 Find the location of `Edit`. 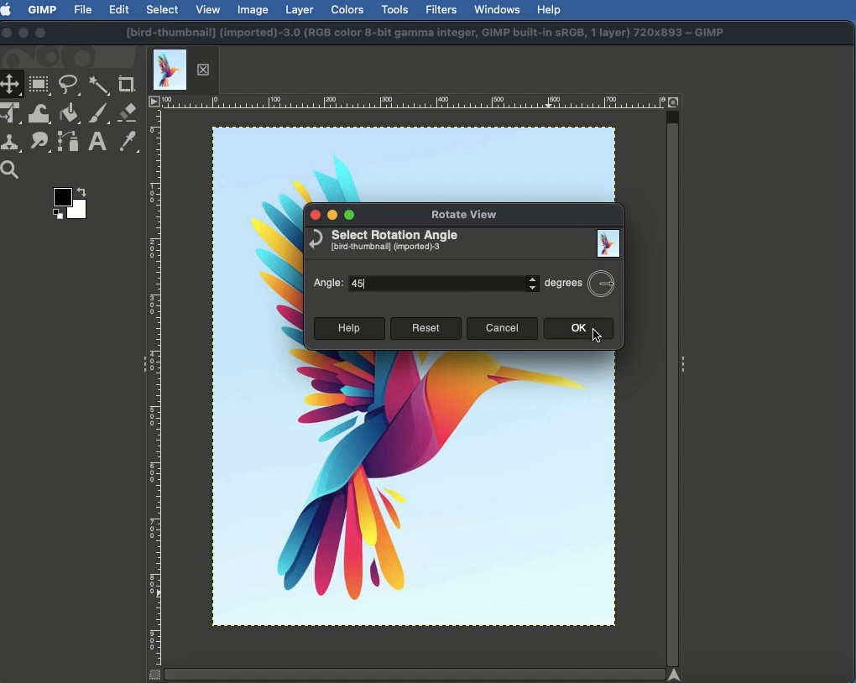

Edit is located at coordinates (119, 11).